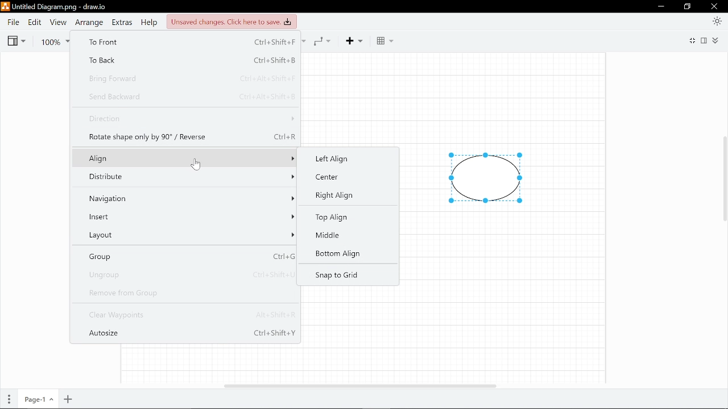  I want to click on Arrange, so click(88, 22).